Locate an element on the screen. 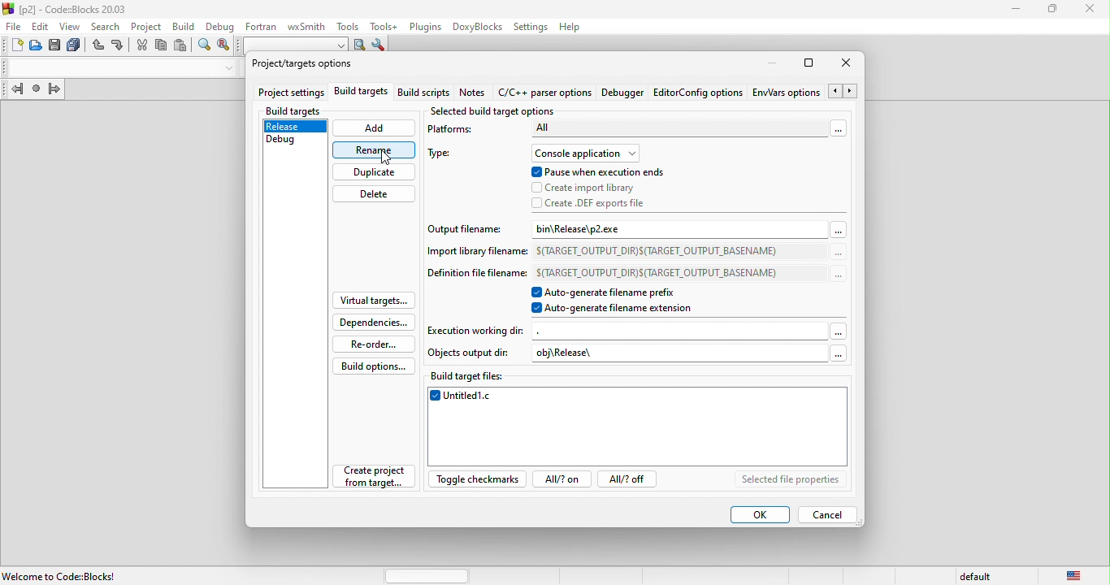  project\target option is located at coordinates (302, 65).